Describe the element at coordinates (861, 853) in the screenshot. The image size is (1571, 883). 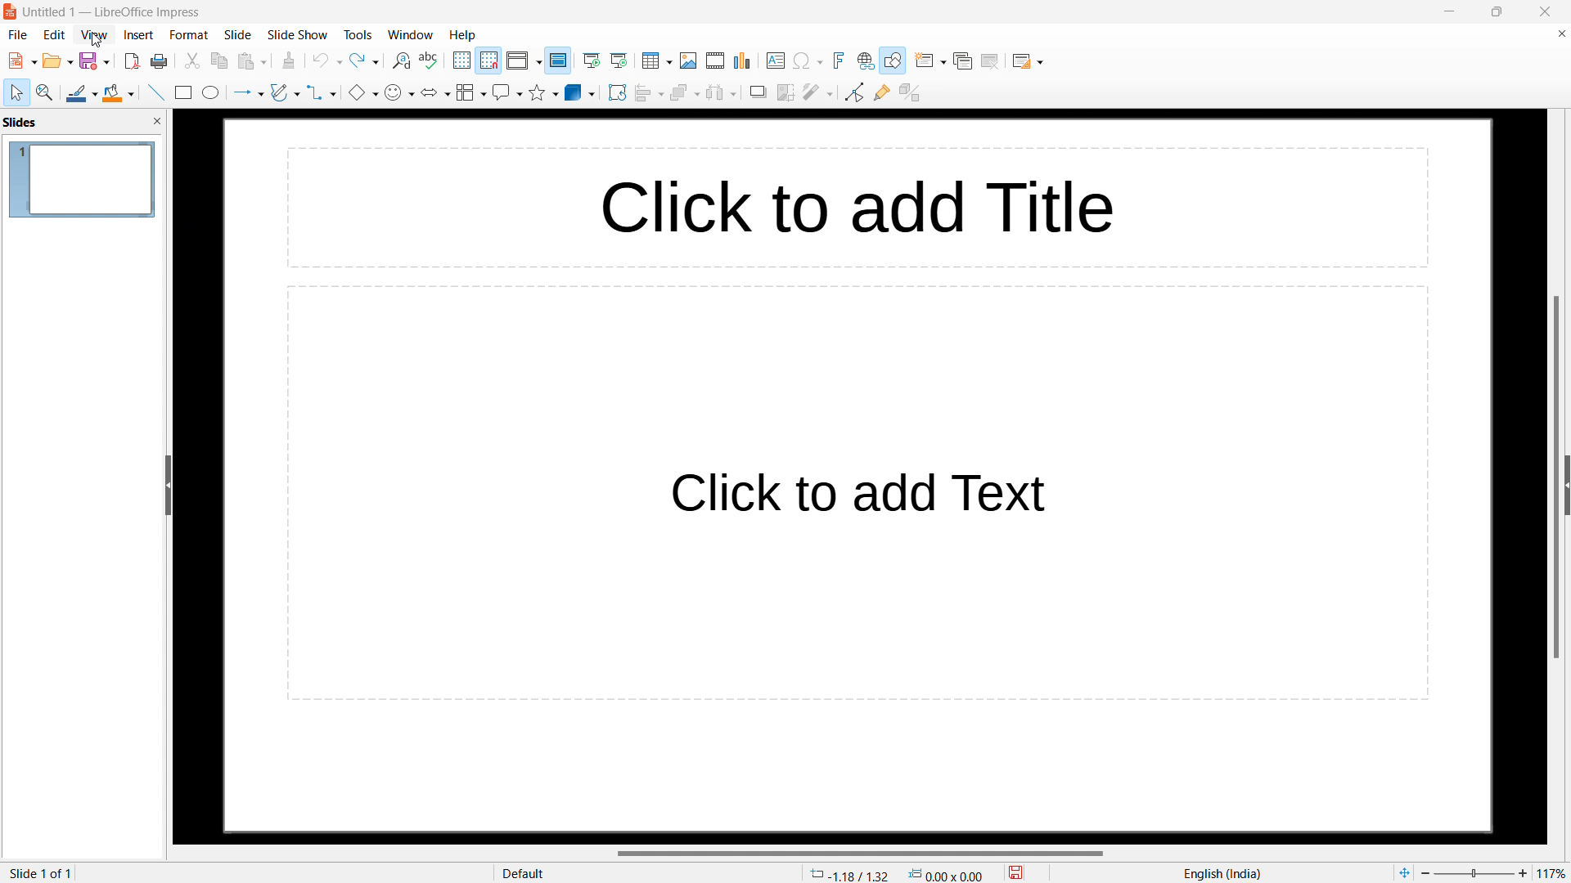
I see `horizontal scrollbar` at that location.